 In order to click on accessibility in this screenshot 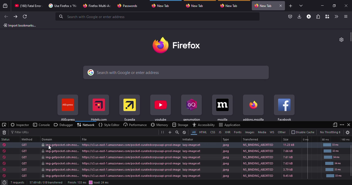, I will do `click(204, 125)`.